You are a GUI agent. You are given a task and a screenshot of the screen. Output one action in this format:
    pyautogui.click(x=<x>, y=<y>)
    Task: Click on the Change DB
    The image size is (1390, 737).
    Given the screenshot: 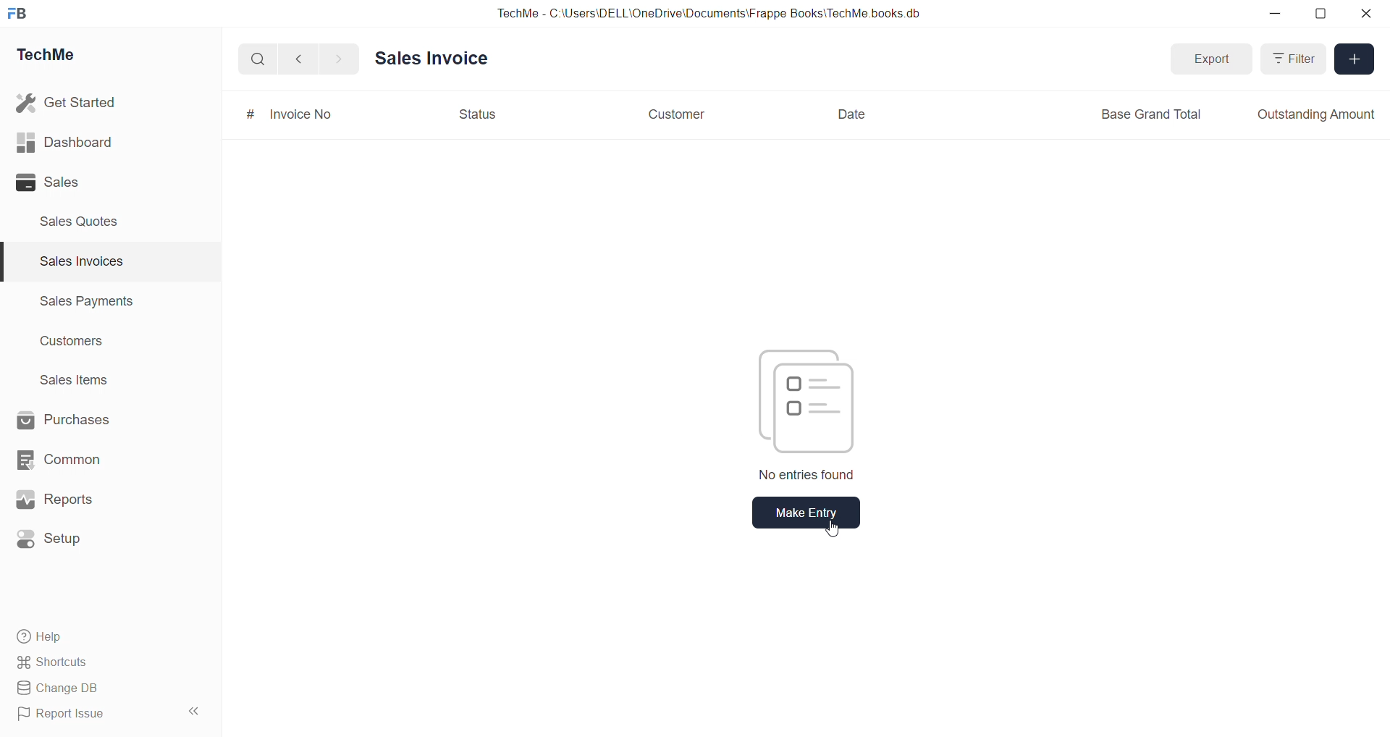 What is the action you would take?
    pyautogui.click(x=64, y=688)
    